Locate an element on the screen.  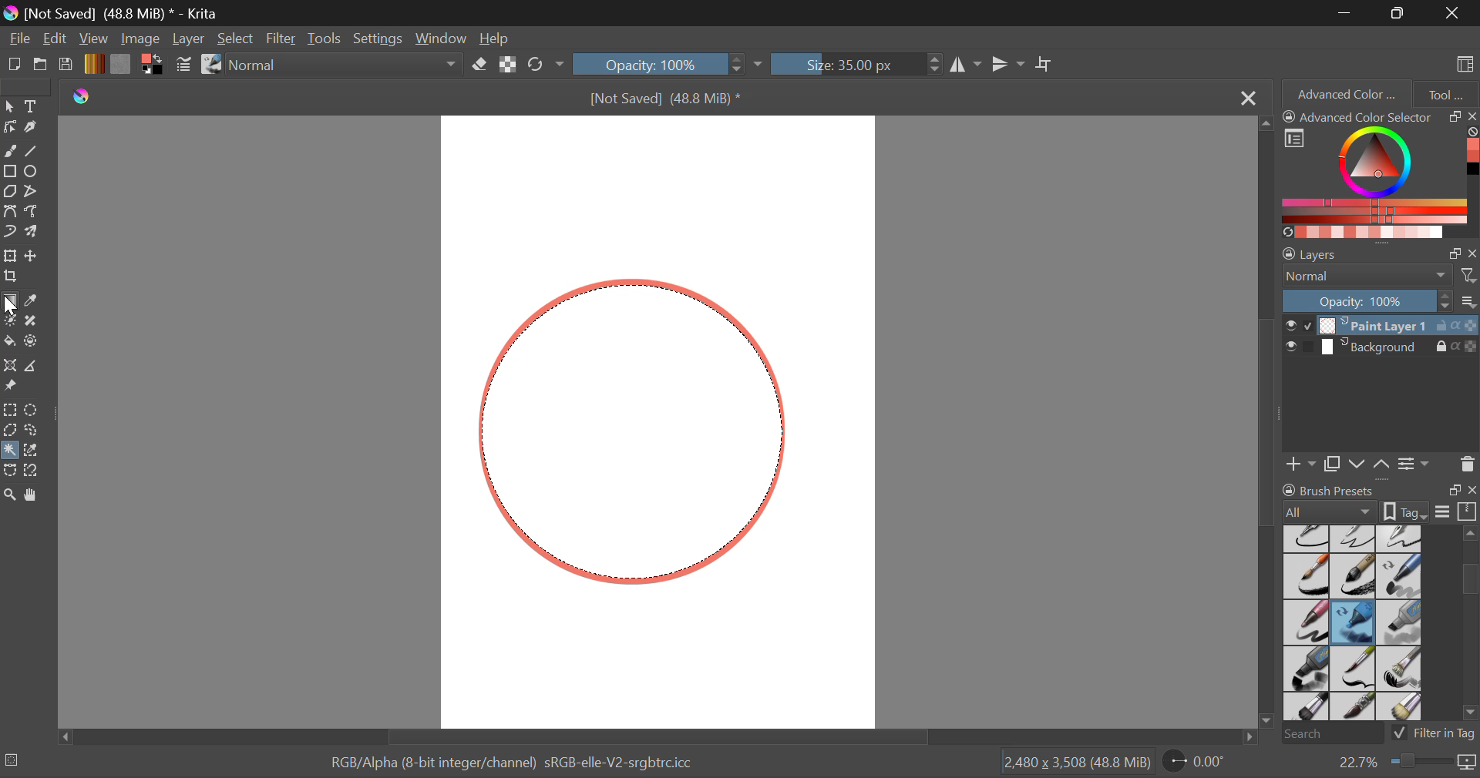
Dynamic Brush Tool is located at coordinates (9, 233).